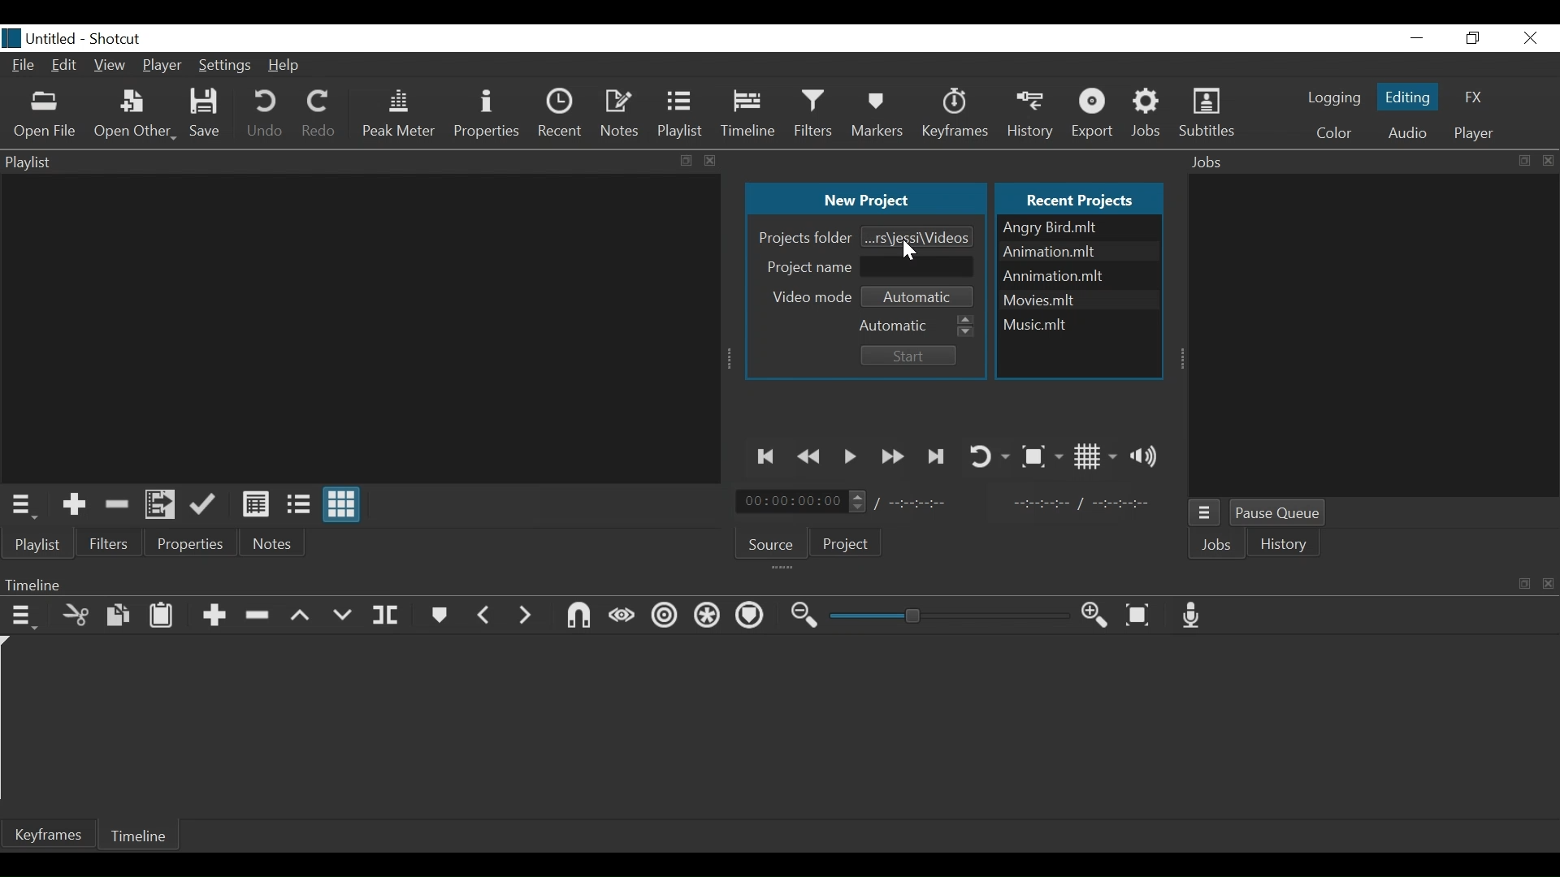 This screenshot has width=1560, height=877. I want to click on Current position, so click(805, 502).